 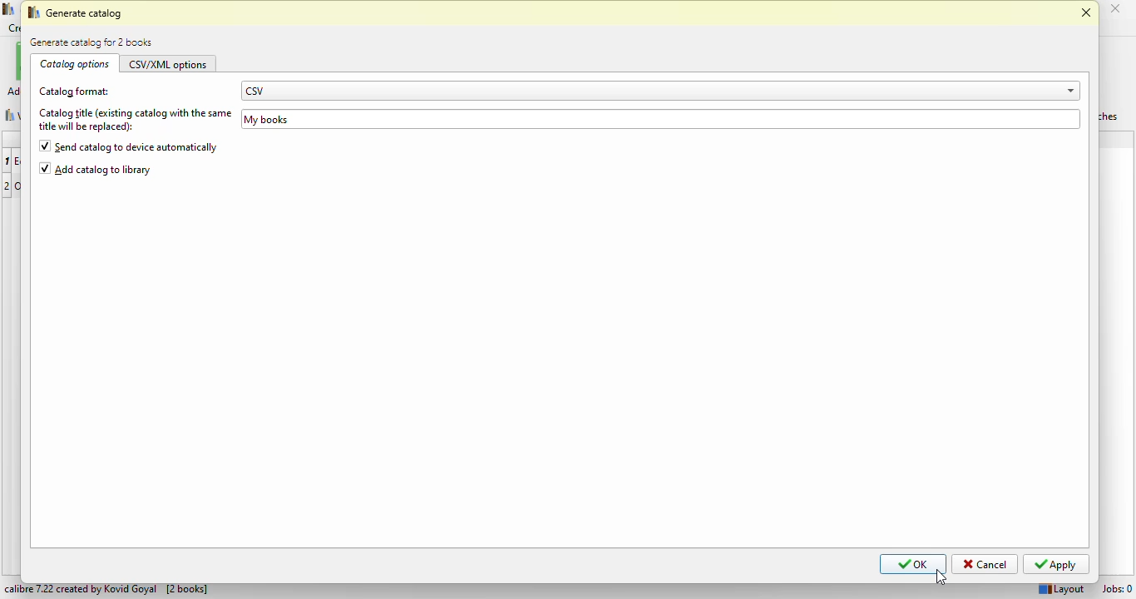 I want to click on send catalog to device automatically, so click(x=128, y=146).